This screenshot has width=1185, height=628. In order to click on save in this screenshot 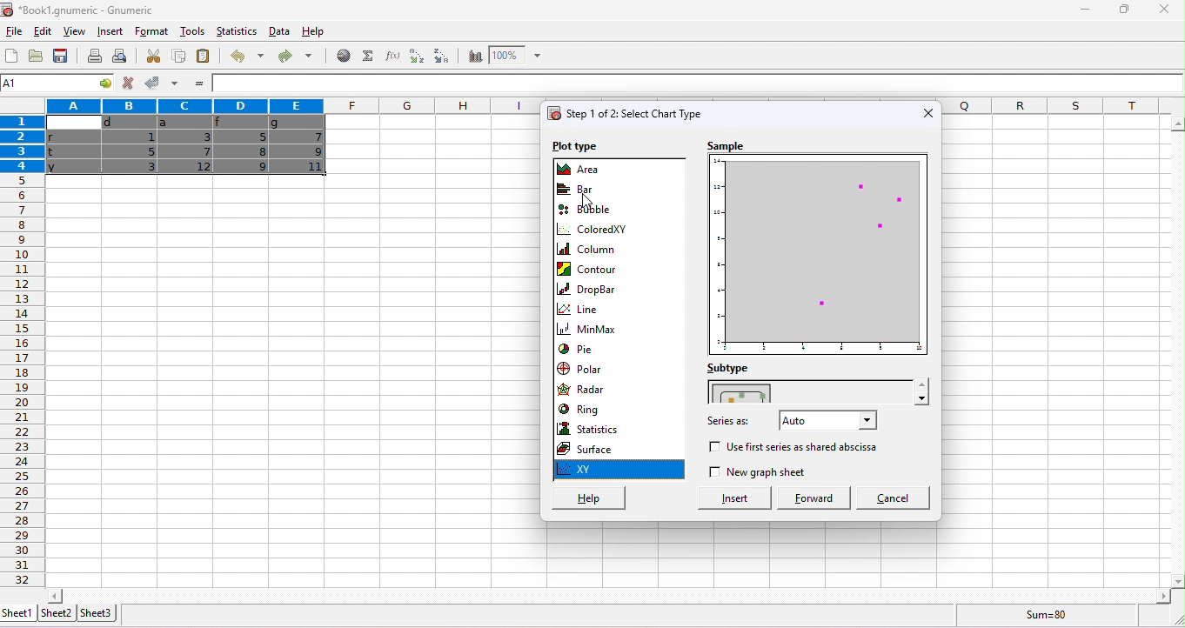, I will do `click(61, 55)`.